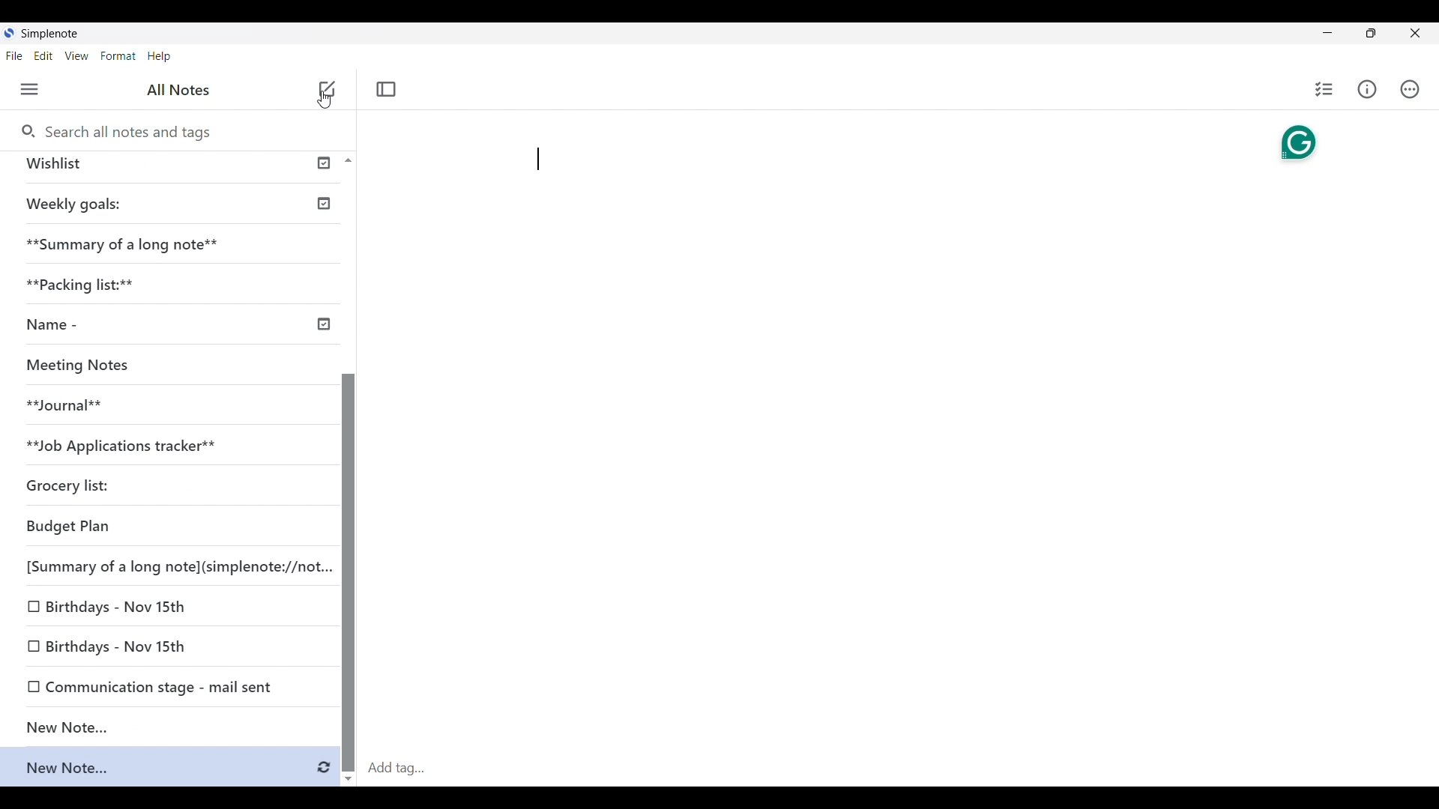  I want to click on Packing list, so click(86, 286).